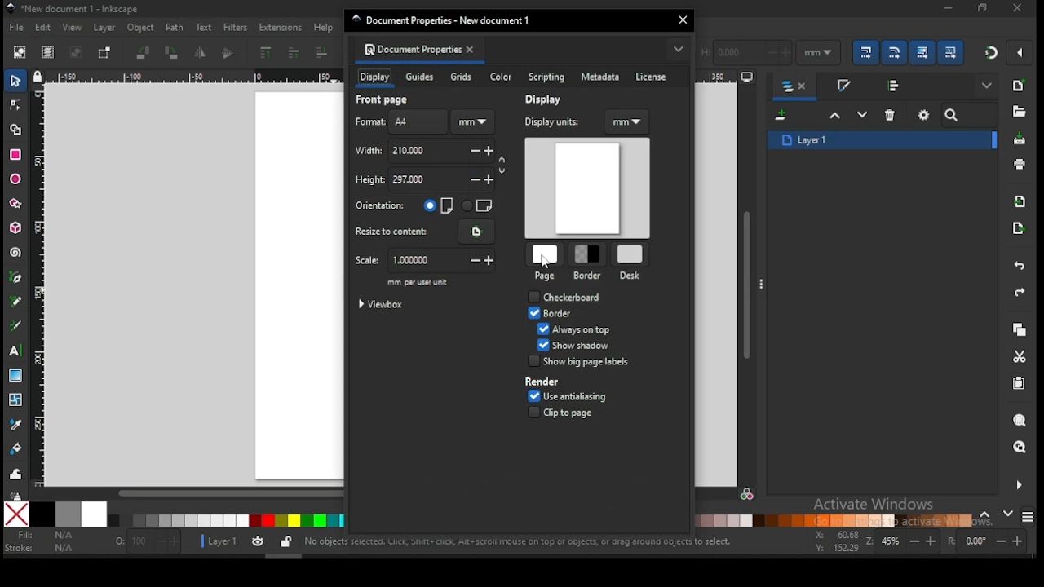  Describe the element at coordinates (542, 382) in the screenshot. I see `border` at that location.